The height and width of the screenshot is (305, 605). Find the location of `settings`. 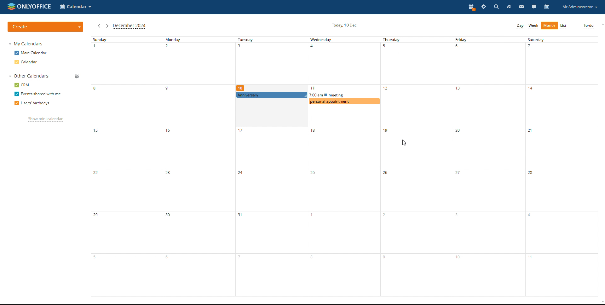

settings is located at coordinates (483, 7).